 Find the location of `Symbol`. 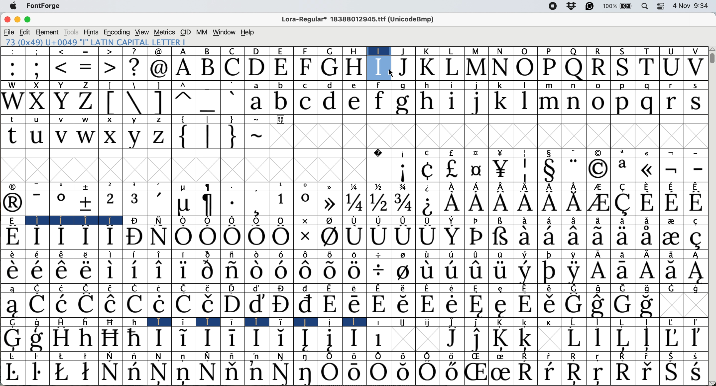

Symbol is located at coordinates (696, 202).